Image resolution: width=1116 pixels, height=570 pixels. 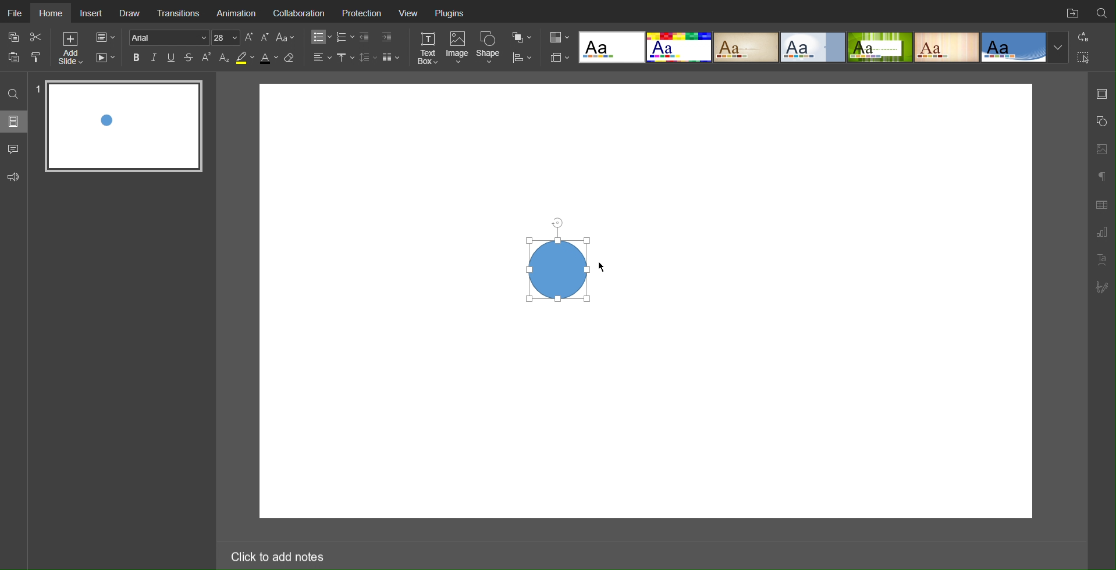 I want to click on Open File Location, so click(x=1070, y=12).